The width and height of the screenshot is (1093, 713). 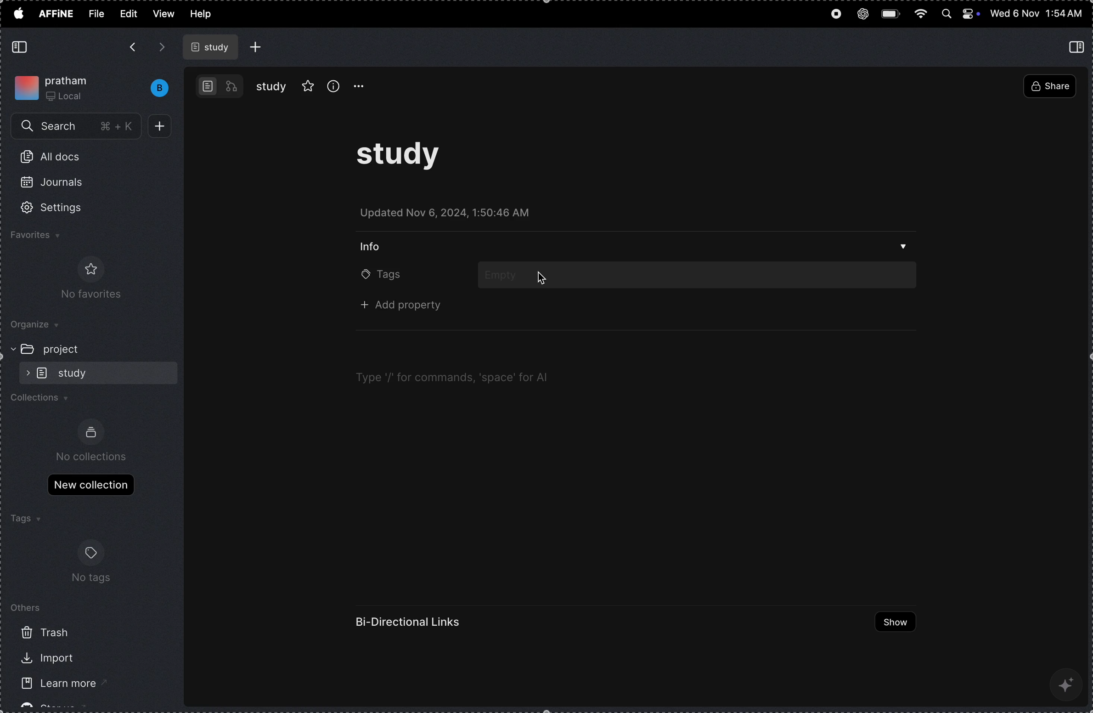 What do you see at coordinates (163, 13) in the screenshot?
I see `view` at bounding box center [163, 13].